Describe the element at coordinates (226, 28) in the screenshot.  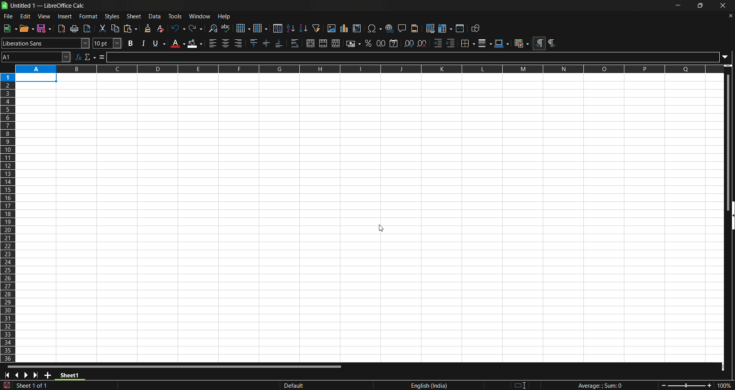
I see `spelling` at that location.